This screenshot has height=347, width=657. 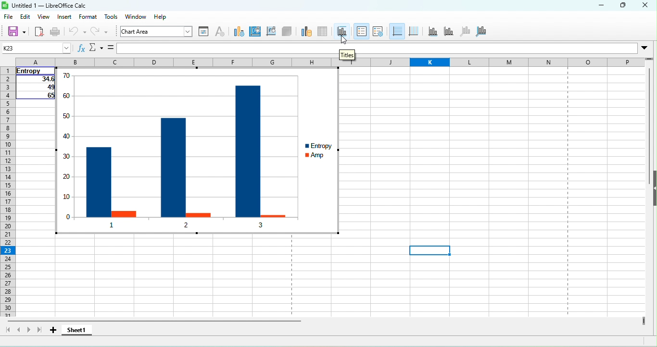 What do you see at coordinates (324, 32) in the screenshot?
I see `data table` at bounding box center [324, 32].